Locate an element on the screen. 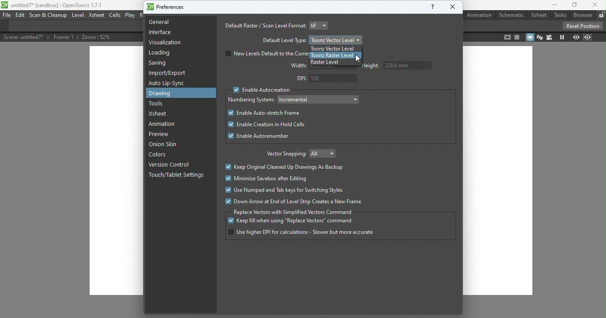  Width is located at coordinates (295, 67).